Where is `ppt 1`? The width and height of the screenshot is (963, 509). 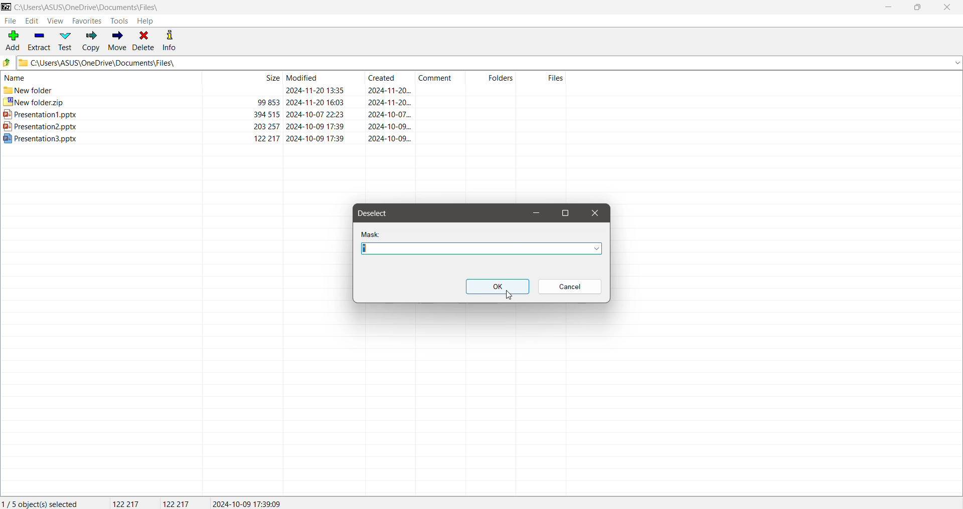
ppt 1 is located at coordinates (284, 115).